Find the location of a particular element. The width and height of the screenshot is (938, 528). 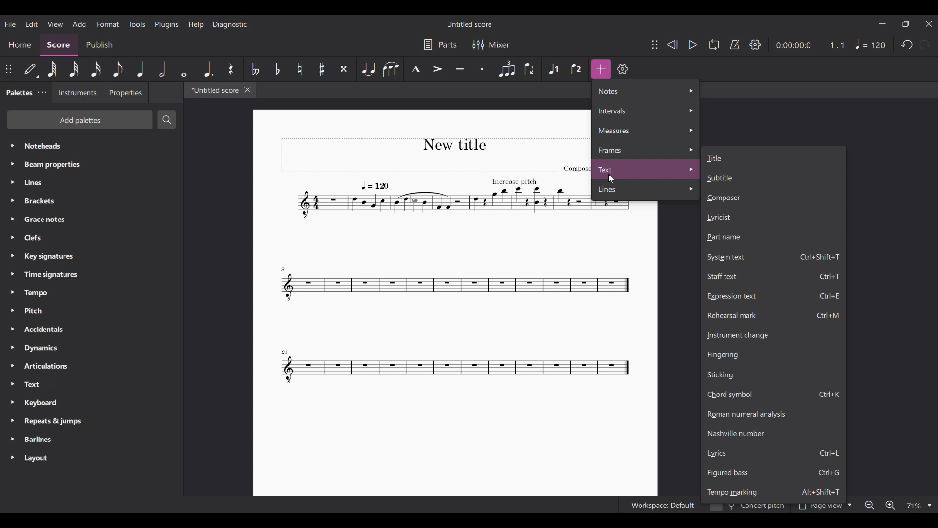

Change position is located at coordinates (655, 44).